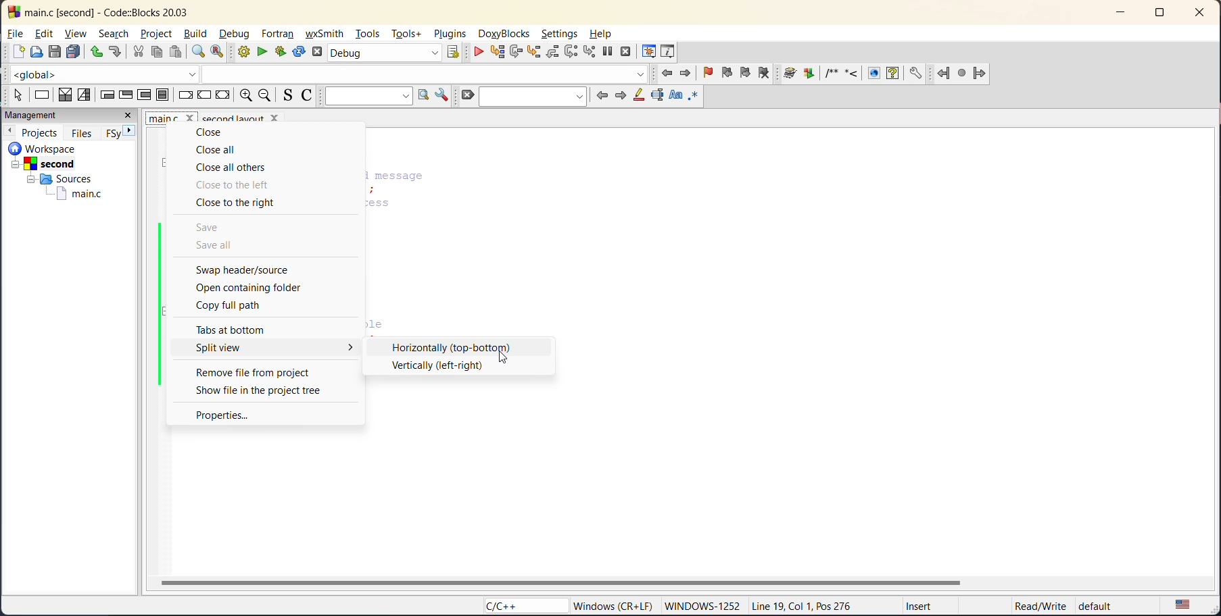 This screenshot has height=616, width=1221. Describe the element at coordinates (368, 34) in the screenshot. I see `tools` at that location.